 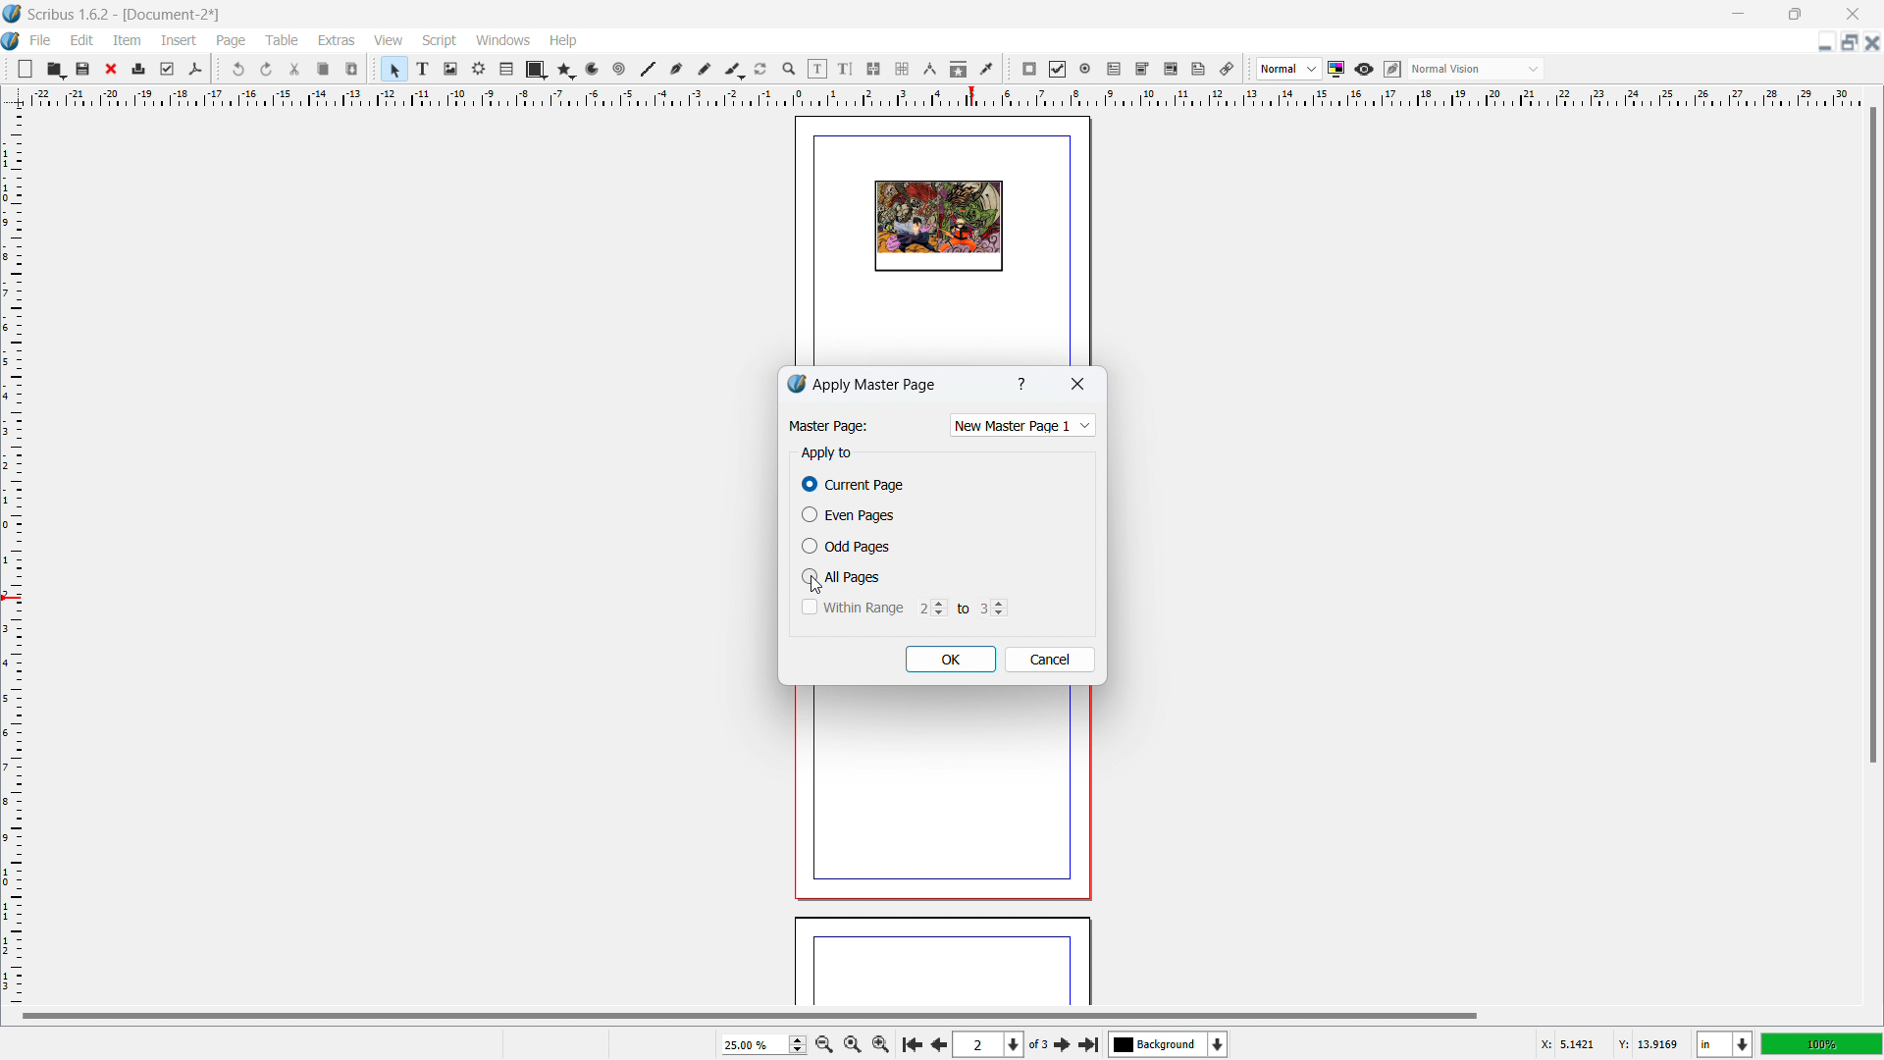 What do you see at coordinates (566, 70) in the screenshot?
I see `polygon` at bounding box center [566, 70].